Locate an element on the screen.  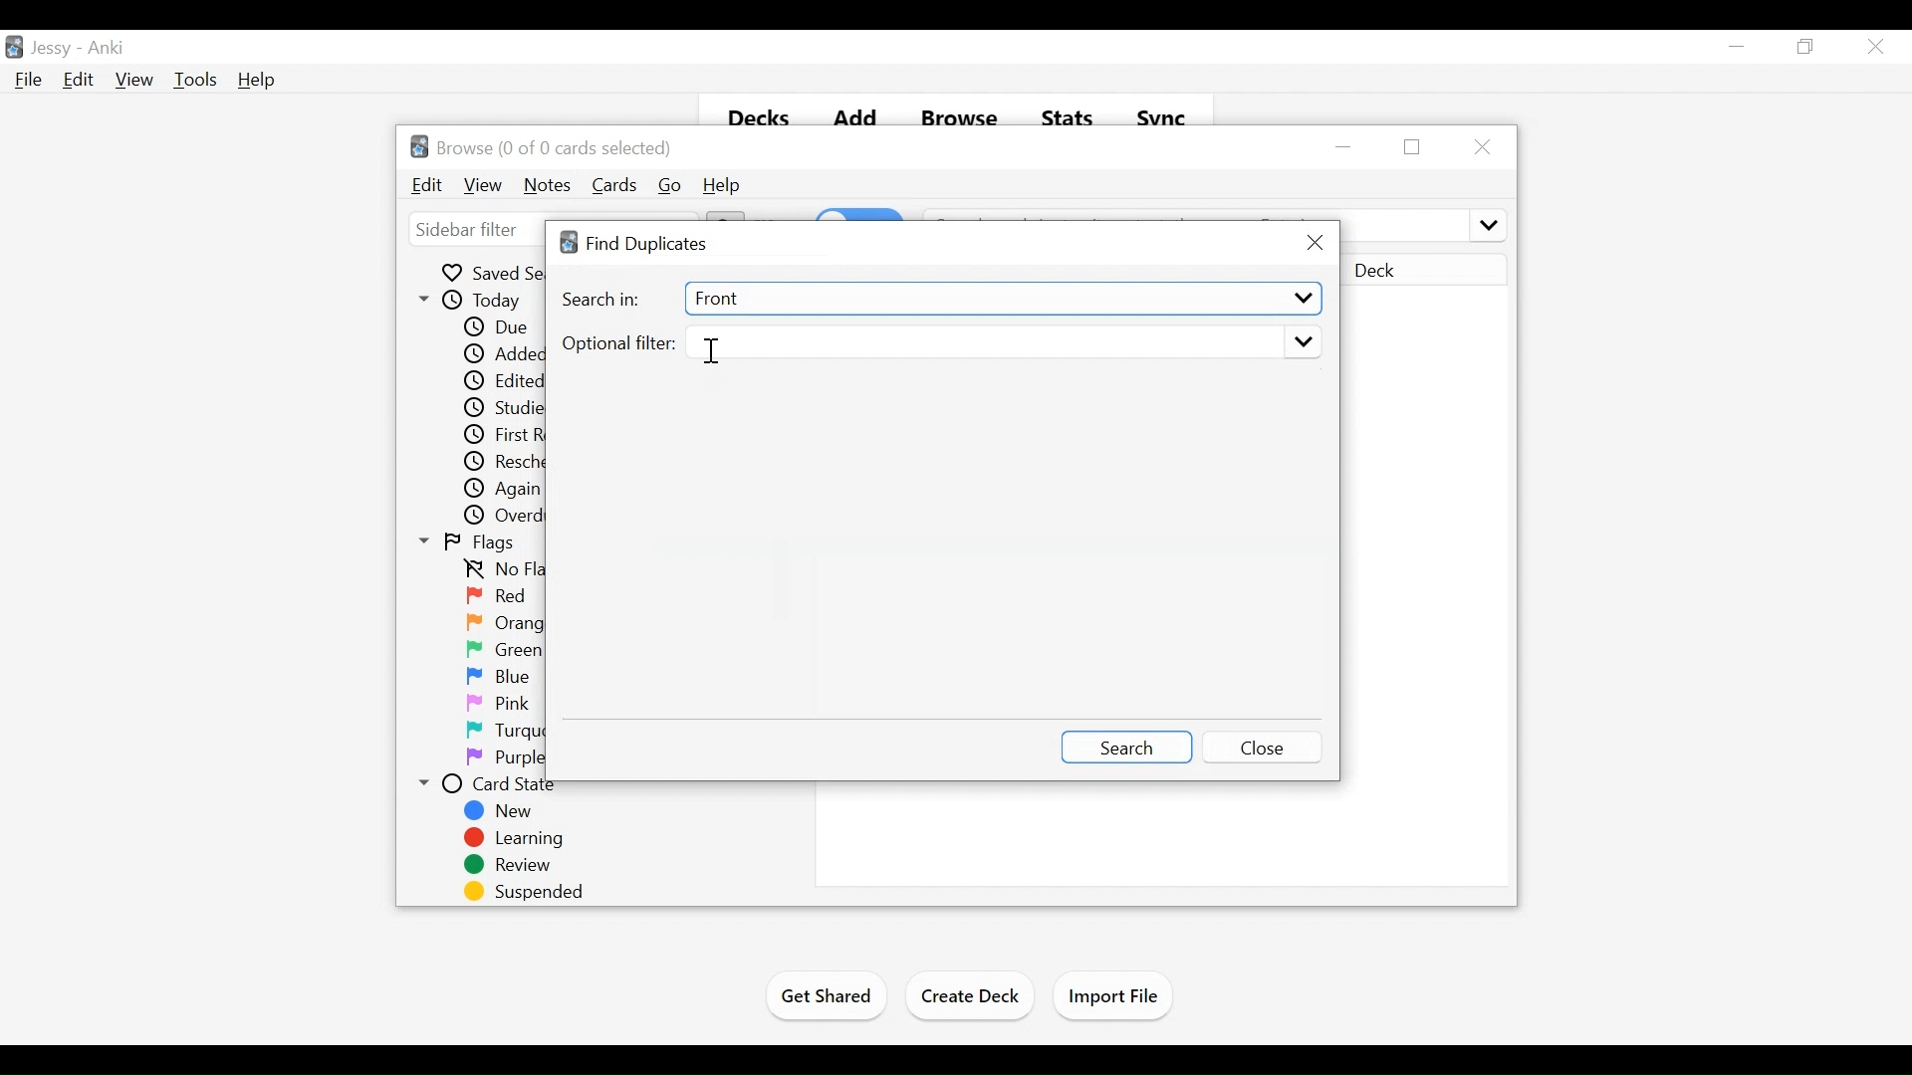
File is located at coordinates (28, 79).